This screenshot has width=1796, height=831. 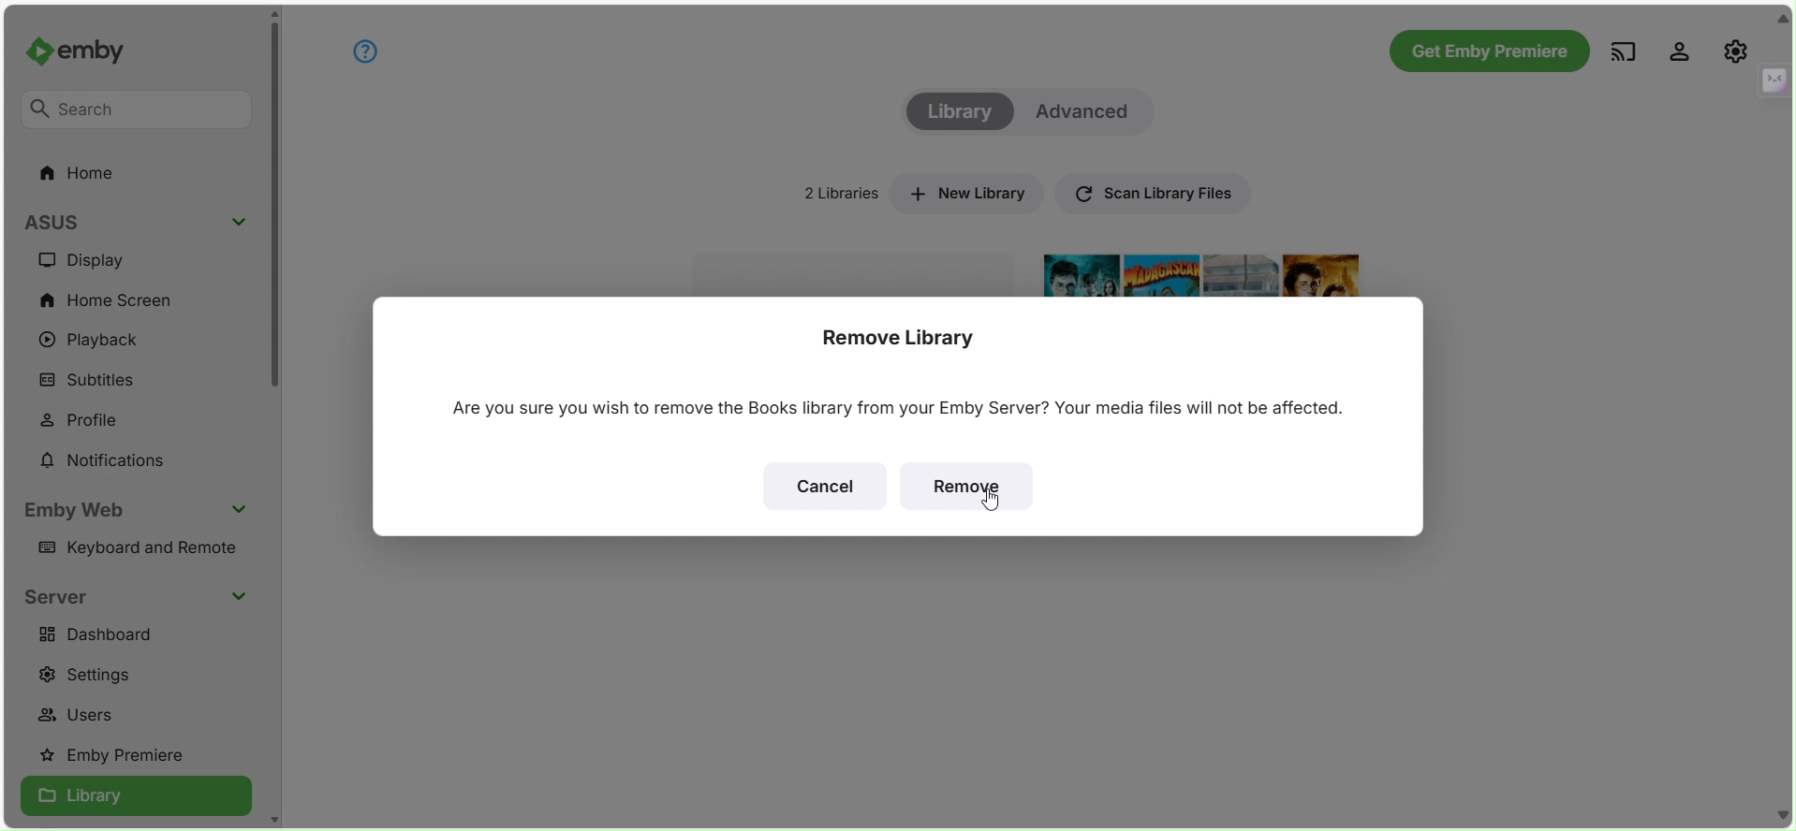 I want to click on collapse, so click(x=1773, y=79).